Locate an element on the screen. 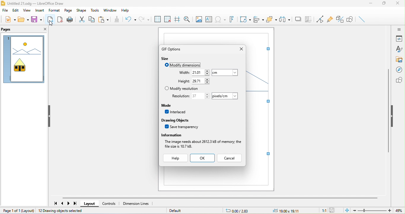 The height and width of the screenshot is (214, 405). undo is located at coordinates (130, 19).